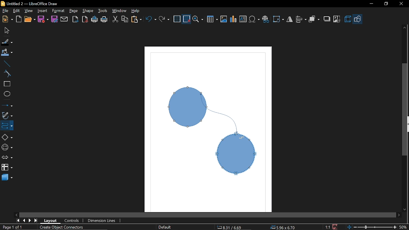 The height and width of the screenshot is (230, 409). What do you see at coordinates (233, 227) in the screenshot?
I see `CO-ordinates` at bounding box center [233, 227].